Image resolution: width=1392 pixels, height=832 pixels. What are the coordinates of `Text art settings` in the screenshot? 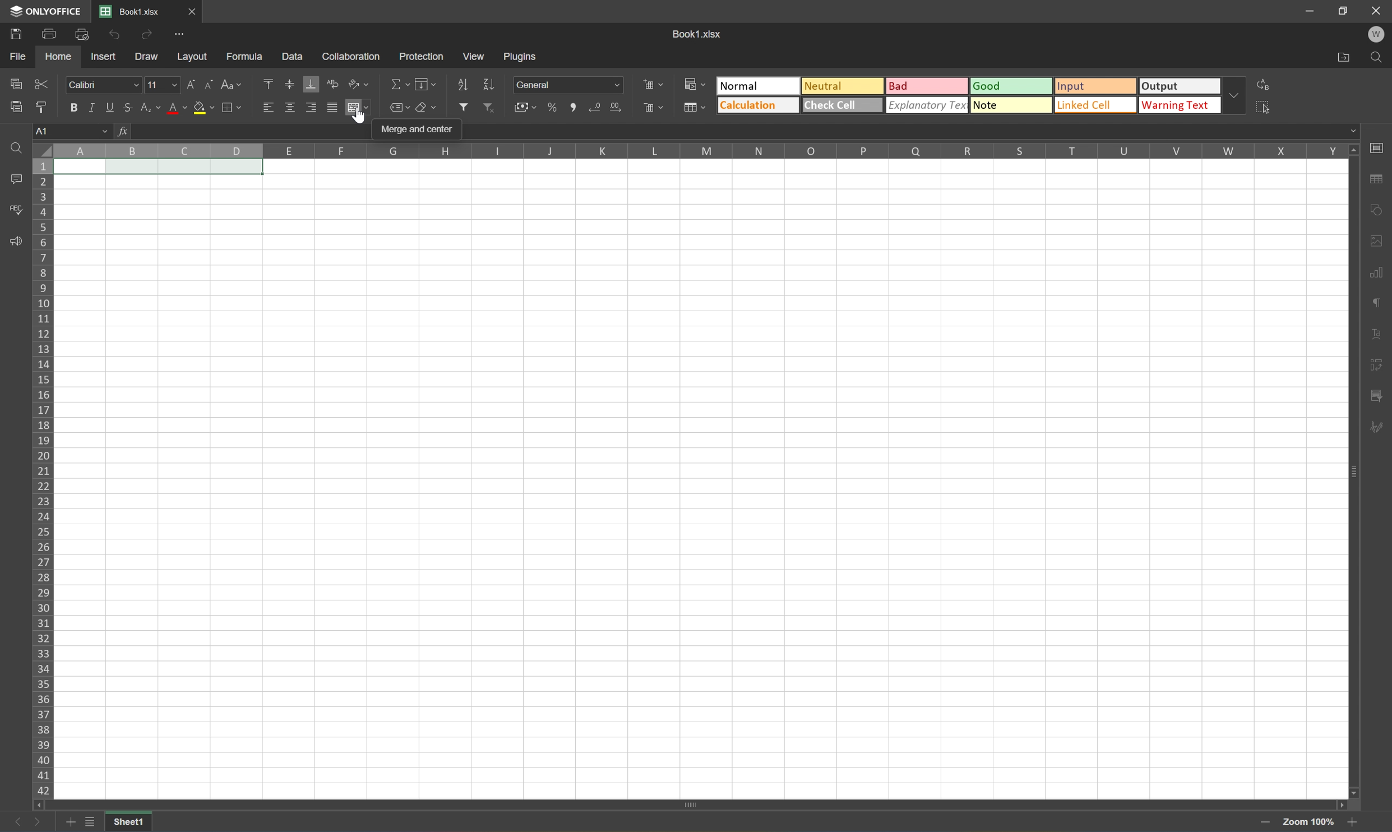 It's located at (1376, 335).